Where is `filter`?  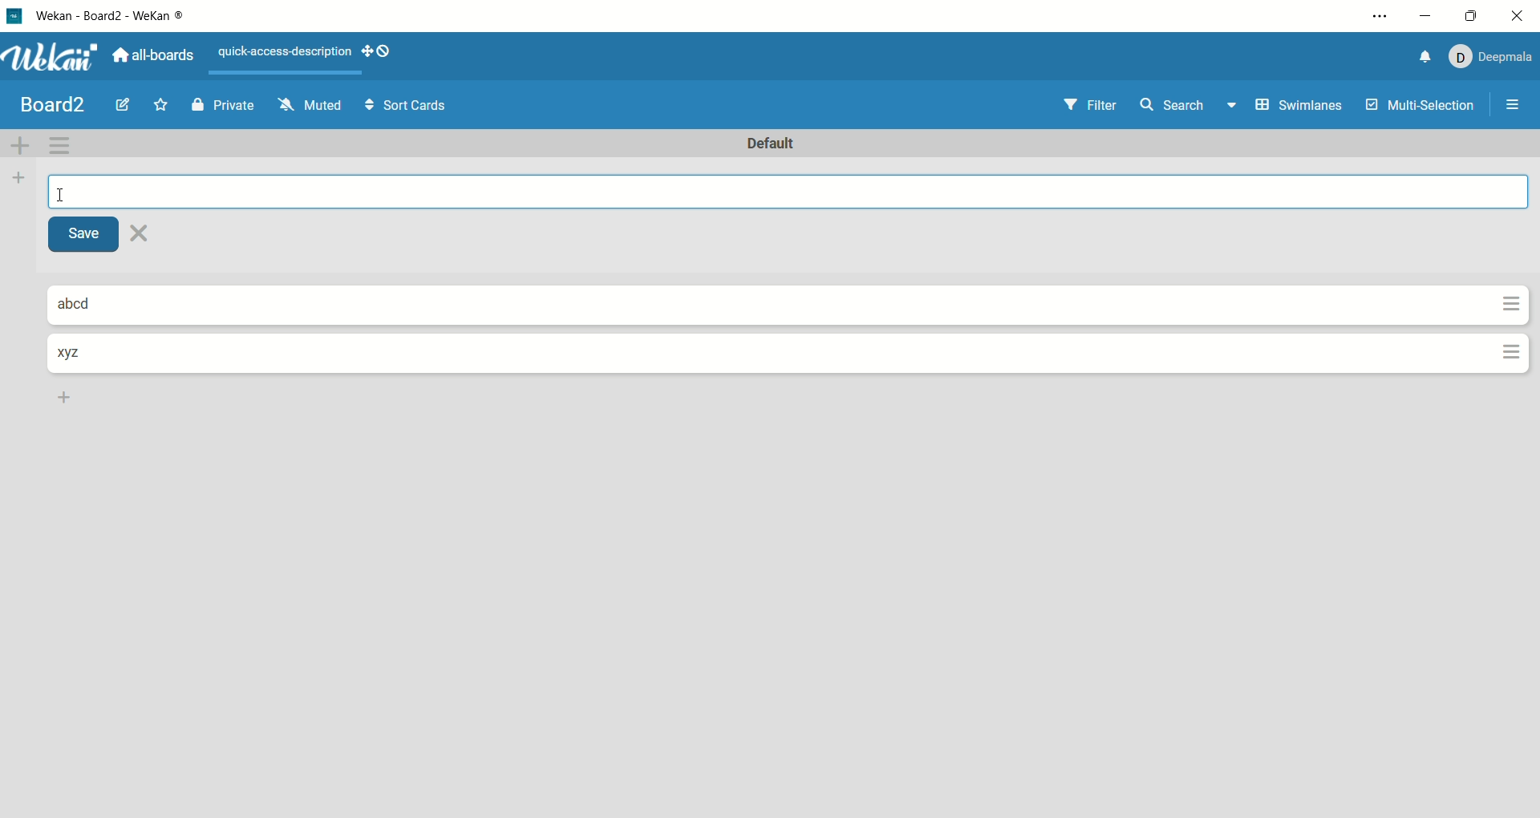
filter is located at coordinates (1086, 104).